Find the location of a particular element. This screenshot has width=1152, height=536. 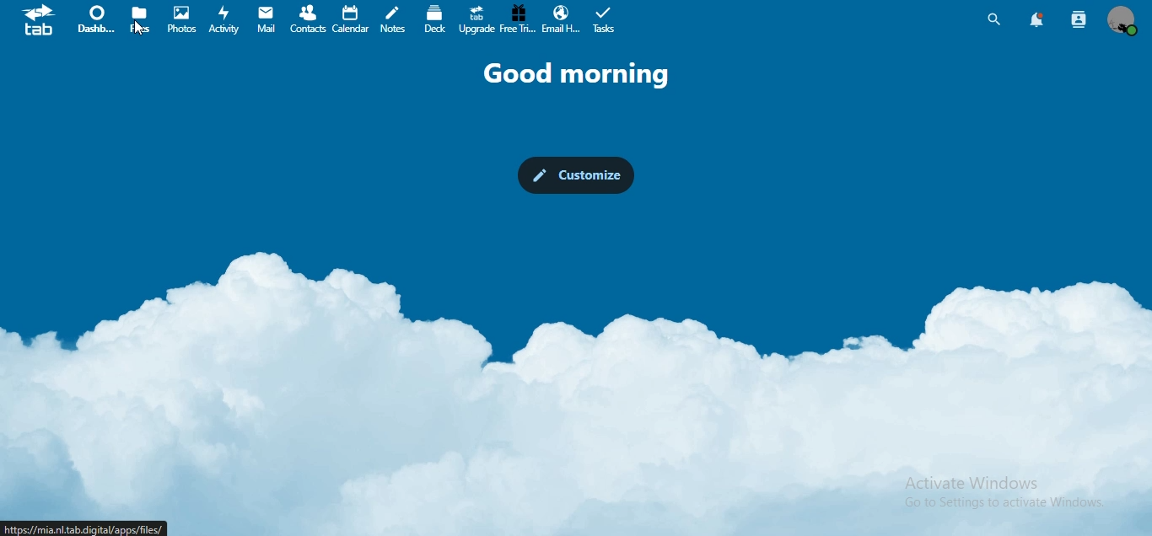

search contacts is located at coordinates (1079, 19).